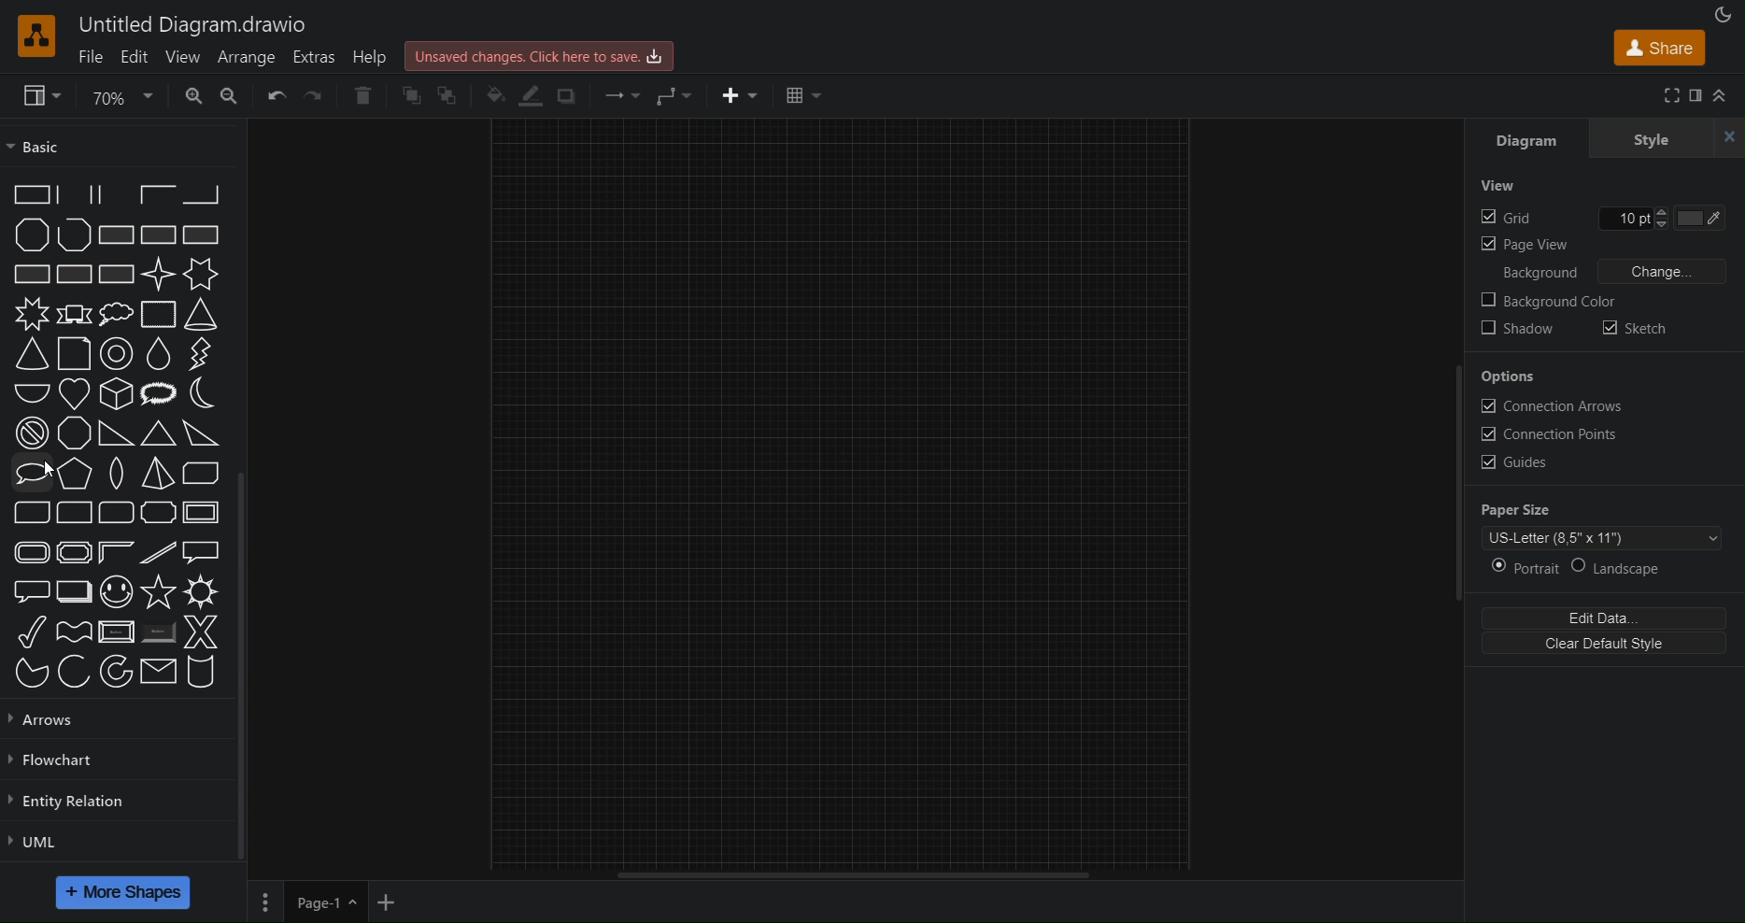 This screenshot has width=1745, height=923. Describe the element at coordinates (75, 234) in the screenshot. I see `Polyline` at that location.